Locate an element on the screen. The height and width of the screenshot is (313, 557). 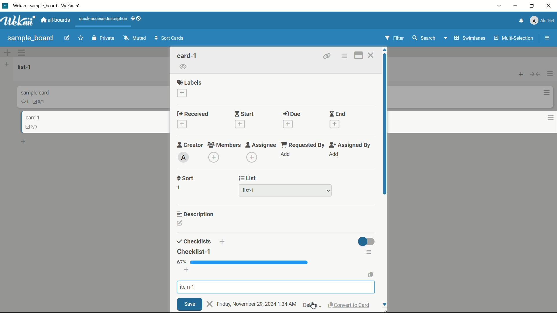
checklist is located at coordinates (40, 102).